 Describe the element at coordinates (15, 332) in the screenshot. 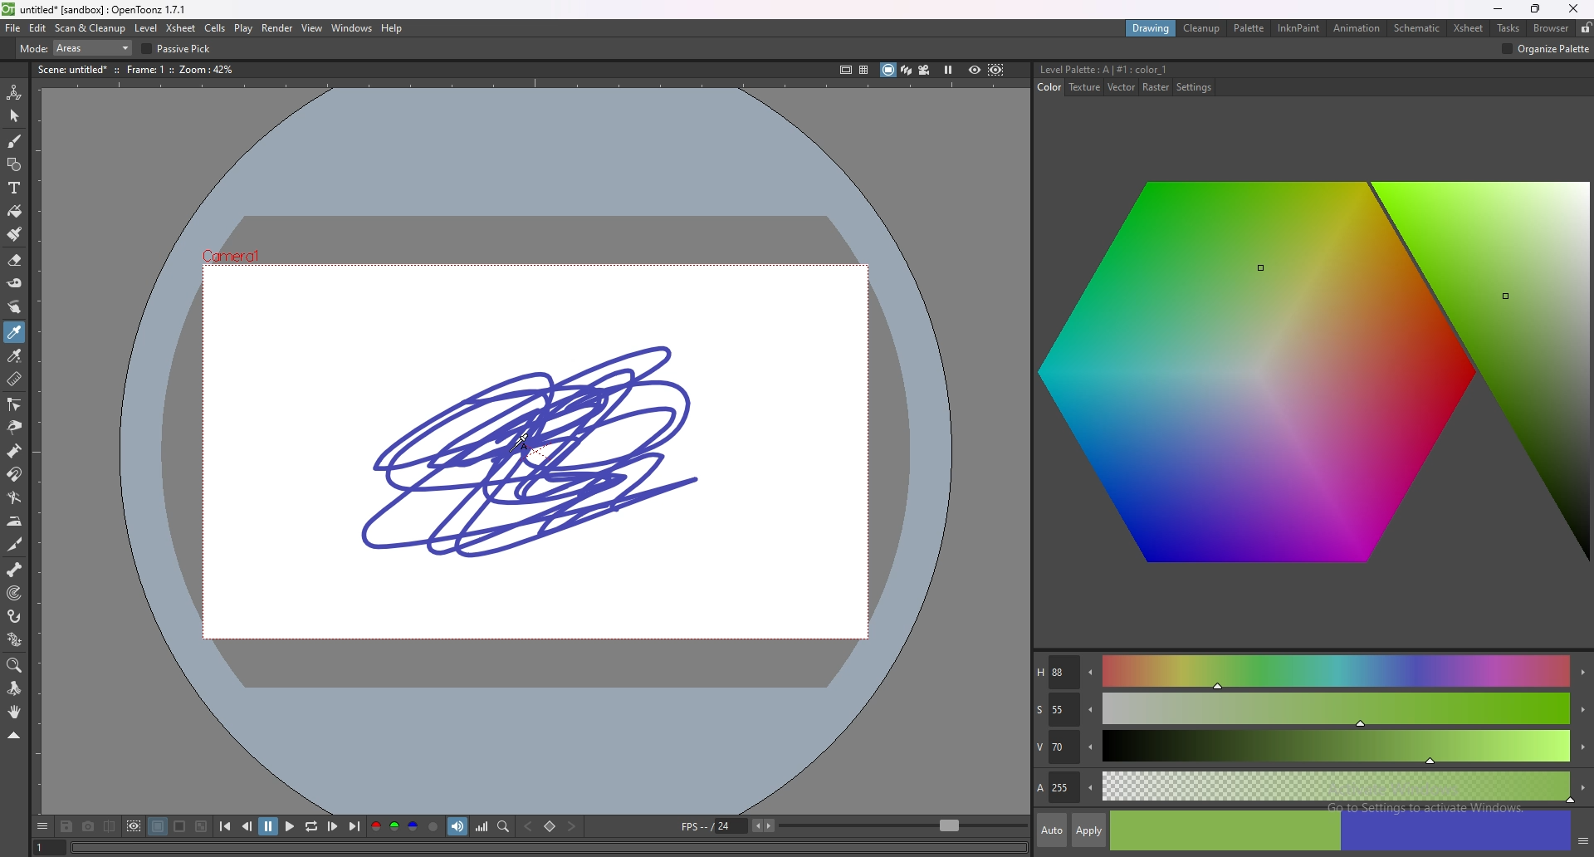

I see `style picker tool` at that location.